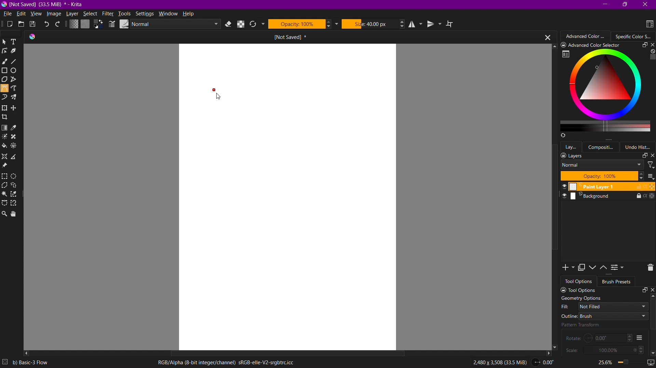 The image size is (656, 368). I want to click on Colorize Mask Tool, so click(5, 138).